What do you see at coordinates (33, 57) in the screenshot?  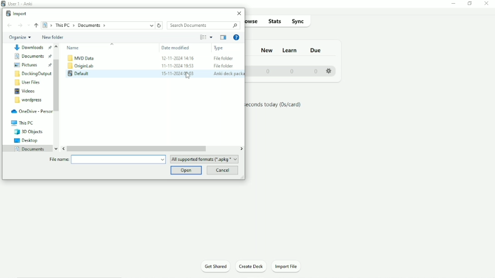 I see `Documents` at bounding box center [33, 57].